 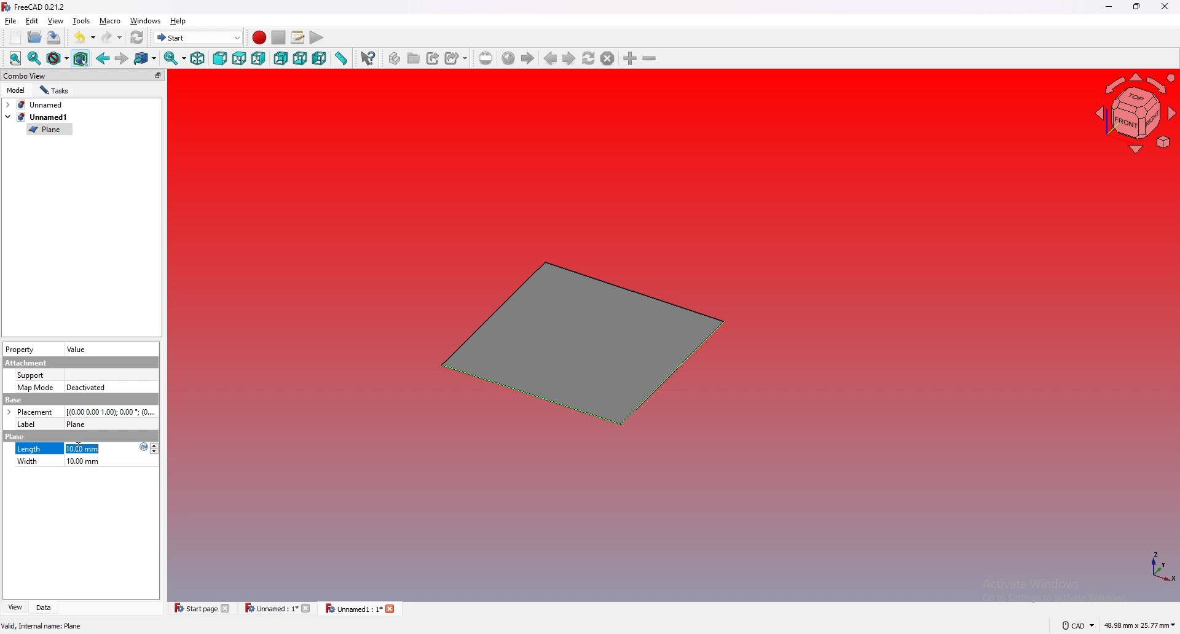 I want to click on [(0.00 0.00 1.00); 0.00 degrees ; (0..., so click(x=112, y=410).